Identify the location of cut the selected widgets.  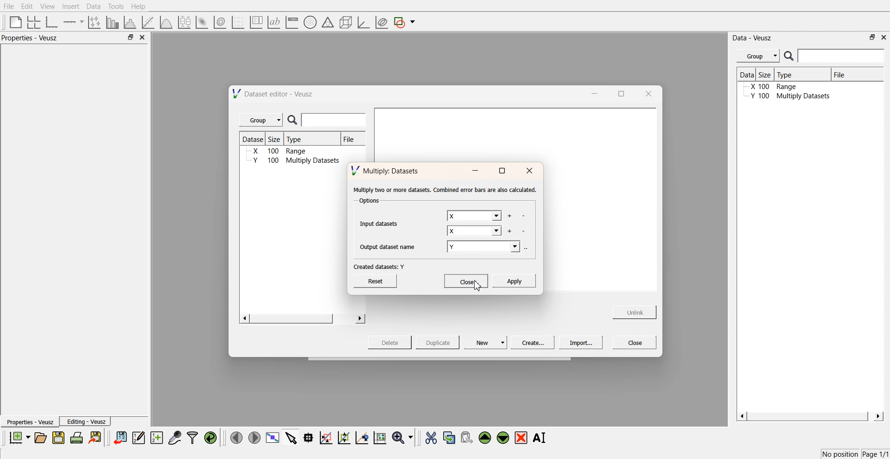
(430, 438).